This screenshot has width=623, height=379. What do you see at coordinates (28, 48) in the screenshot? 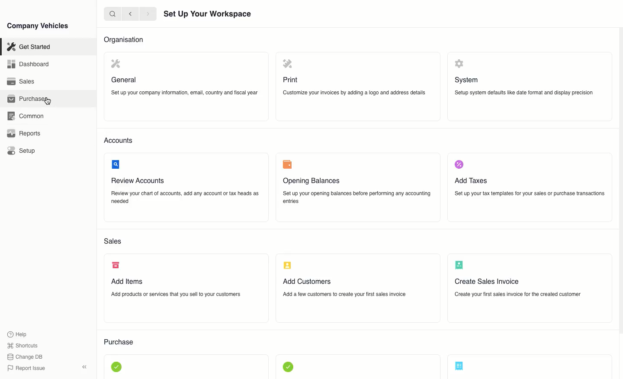
I see `Get Started` at bounding box center [28, 48].